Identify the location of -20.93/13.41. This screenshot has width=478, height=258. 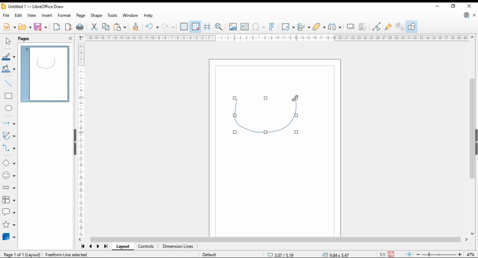
(282, 255).